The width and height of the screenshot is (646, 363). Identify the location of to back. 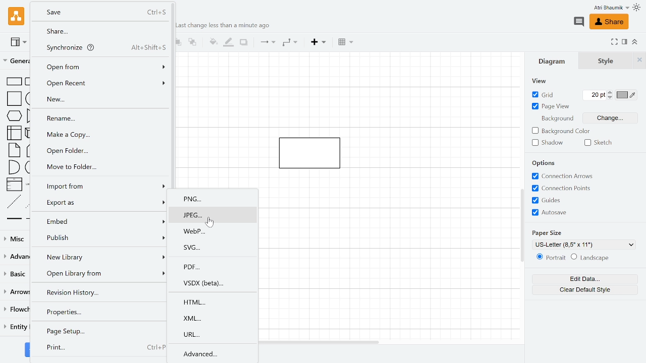
(192, 43).